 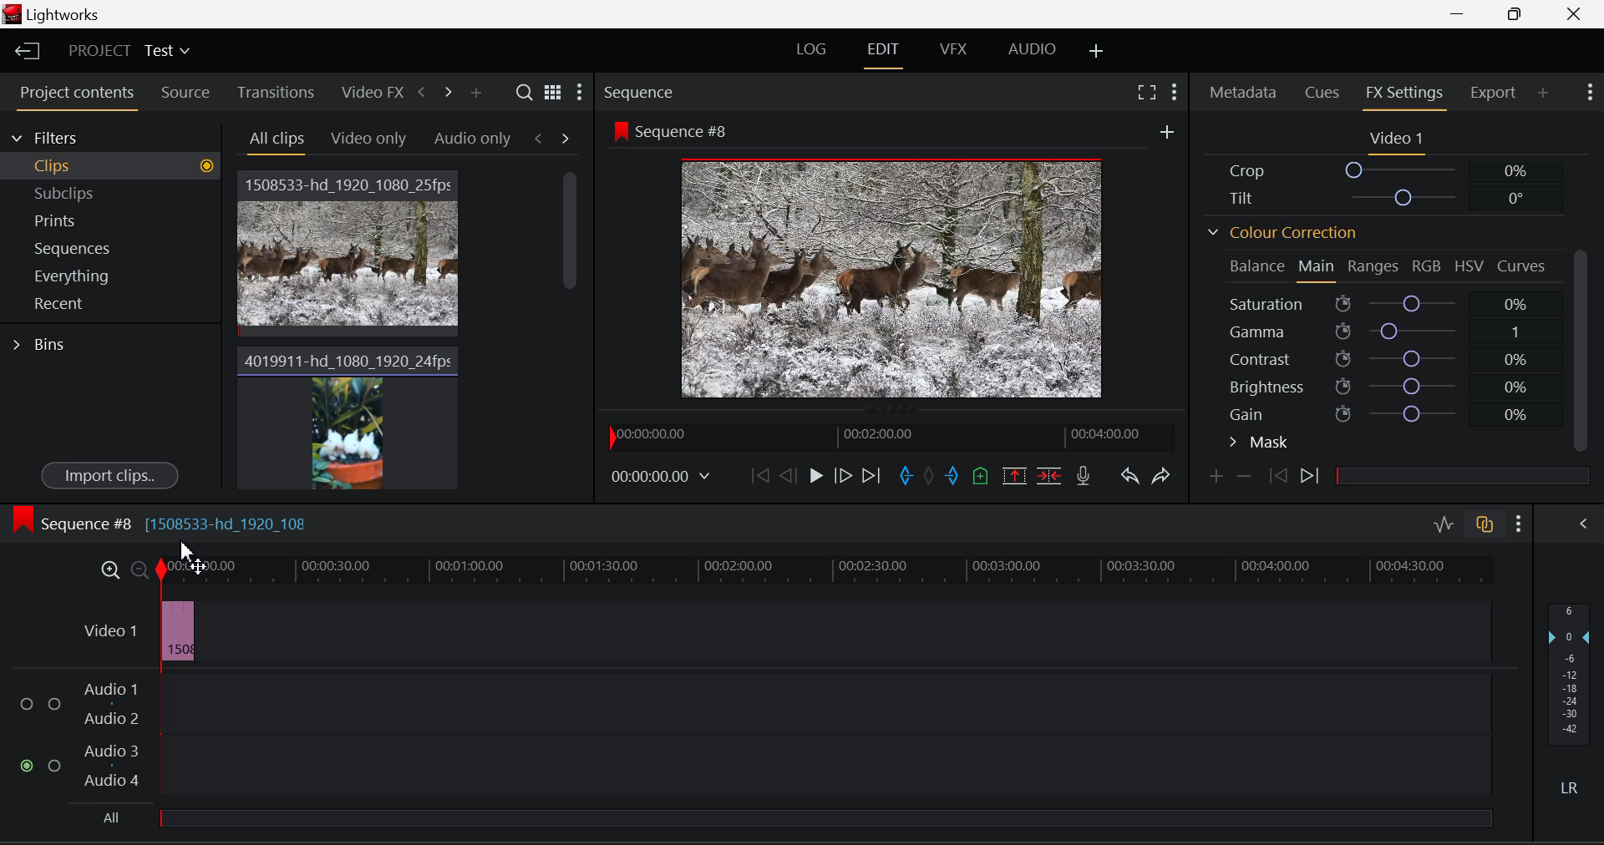 What do you see at coordinates (131, 52) in the screenshot?
I see `Project Title` at bounding box center [131, 52].